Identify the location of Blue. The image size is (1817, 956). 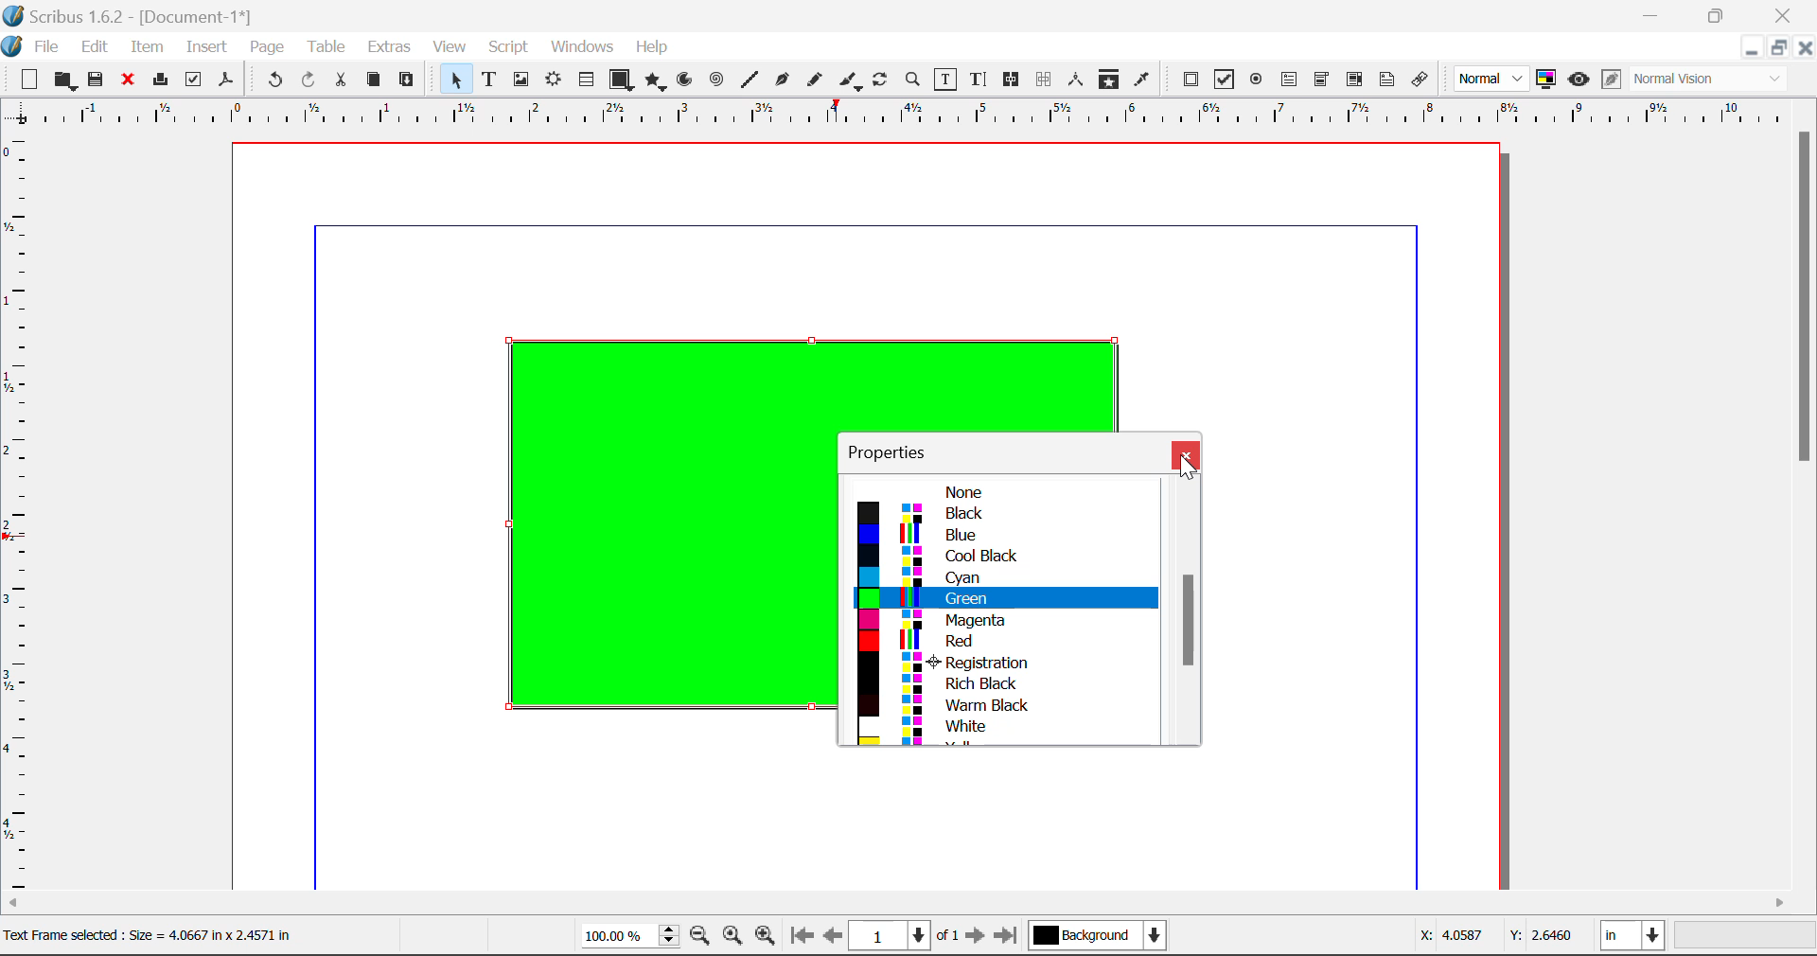
(1004, 536).